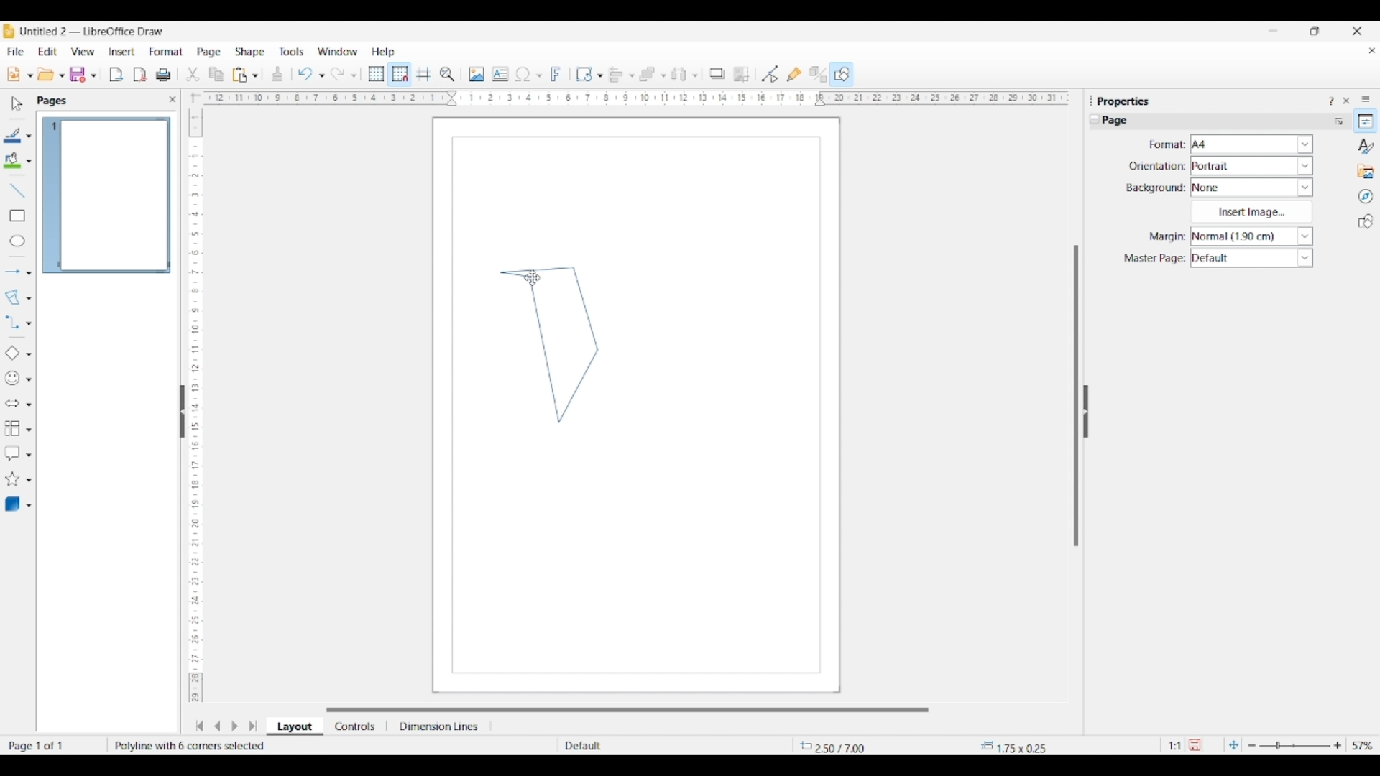  Describe the element at coordinates (1251, 212) in the screenshot. I see `Insert image` at that location.